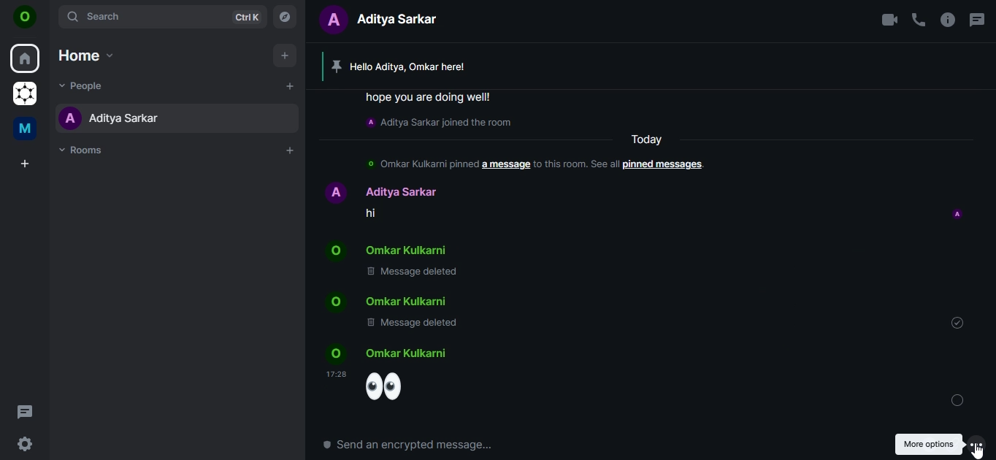 The width and height of the screenshot is (996, 460). Describe the element at coordinates (976, 16) in the screenshot. I see `threads` at that location.